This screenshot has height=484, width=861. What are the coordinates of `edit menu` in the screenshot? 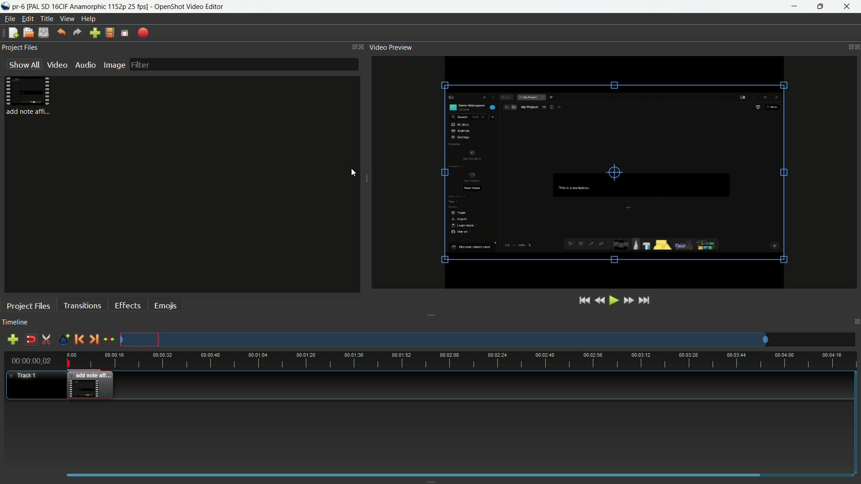 It's located at (27, 18).